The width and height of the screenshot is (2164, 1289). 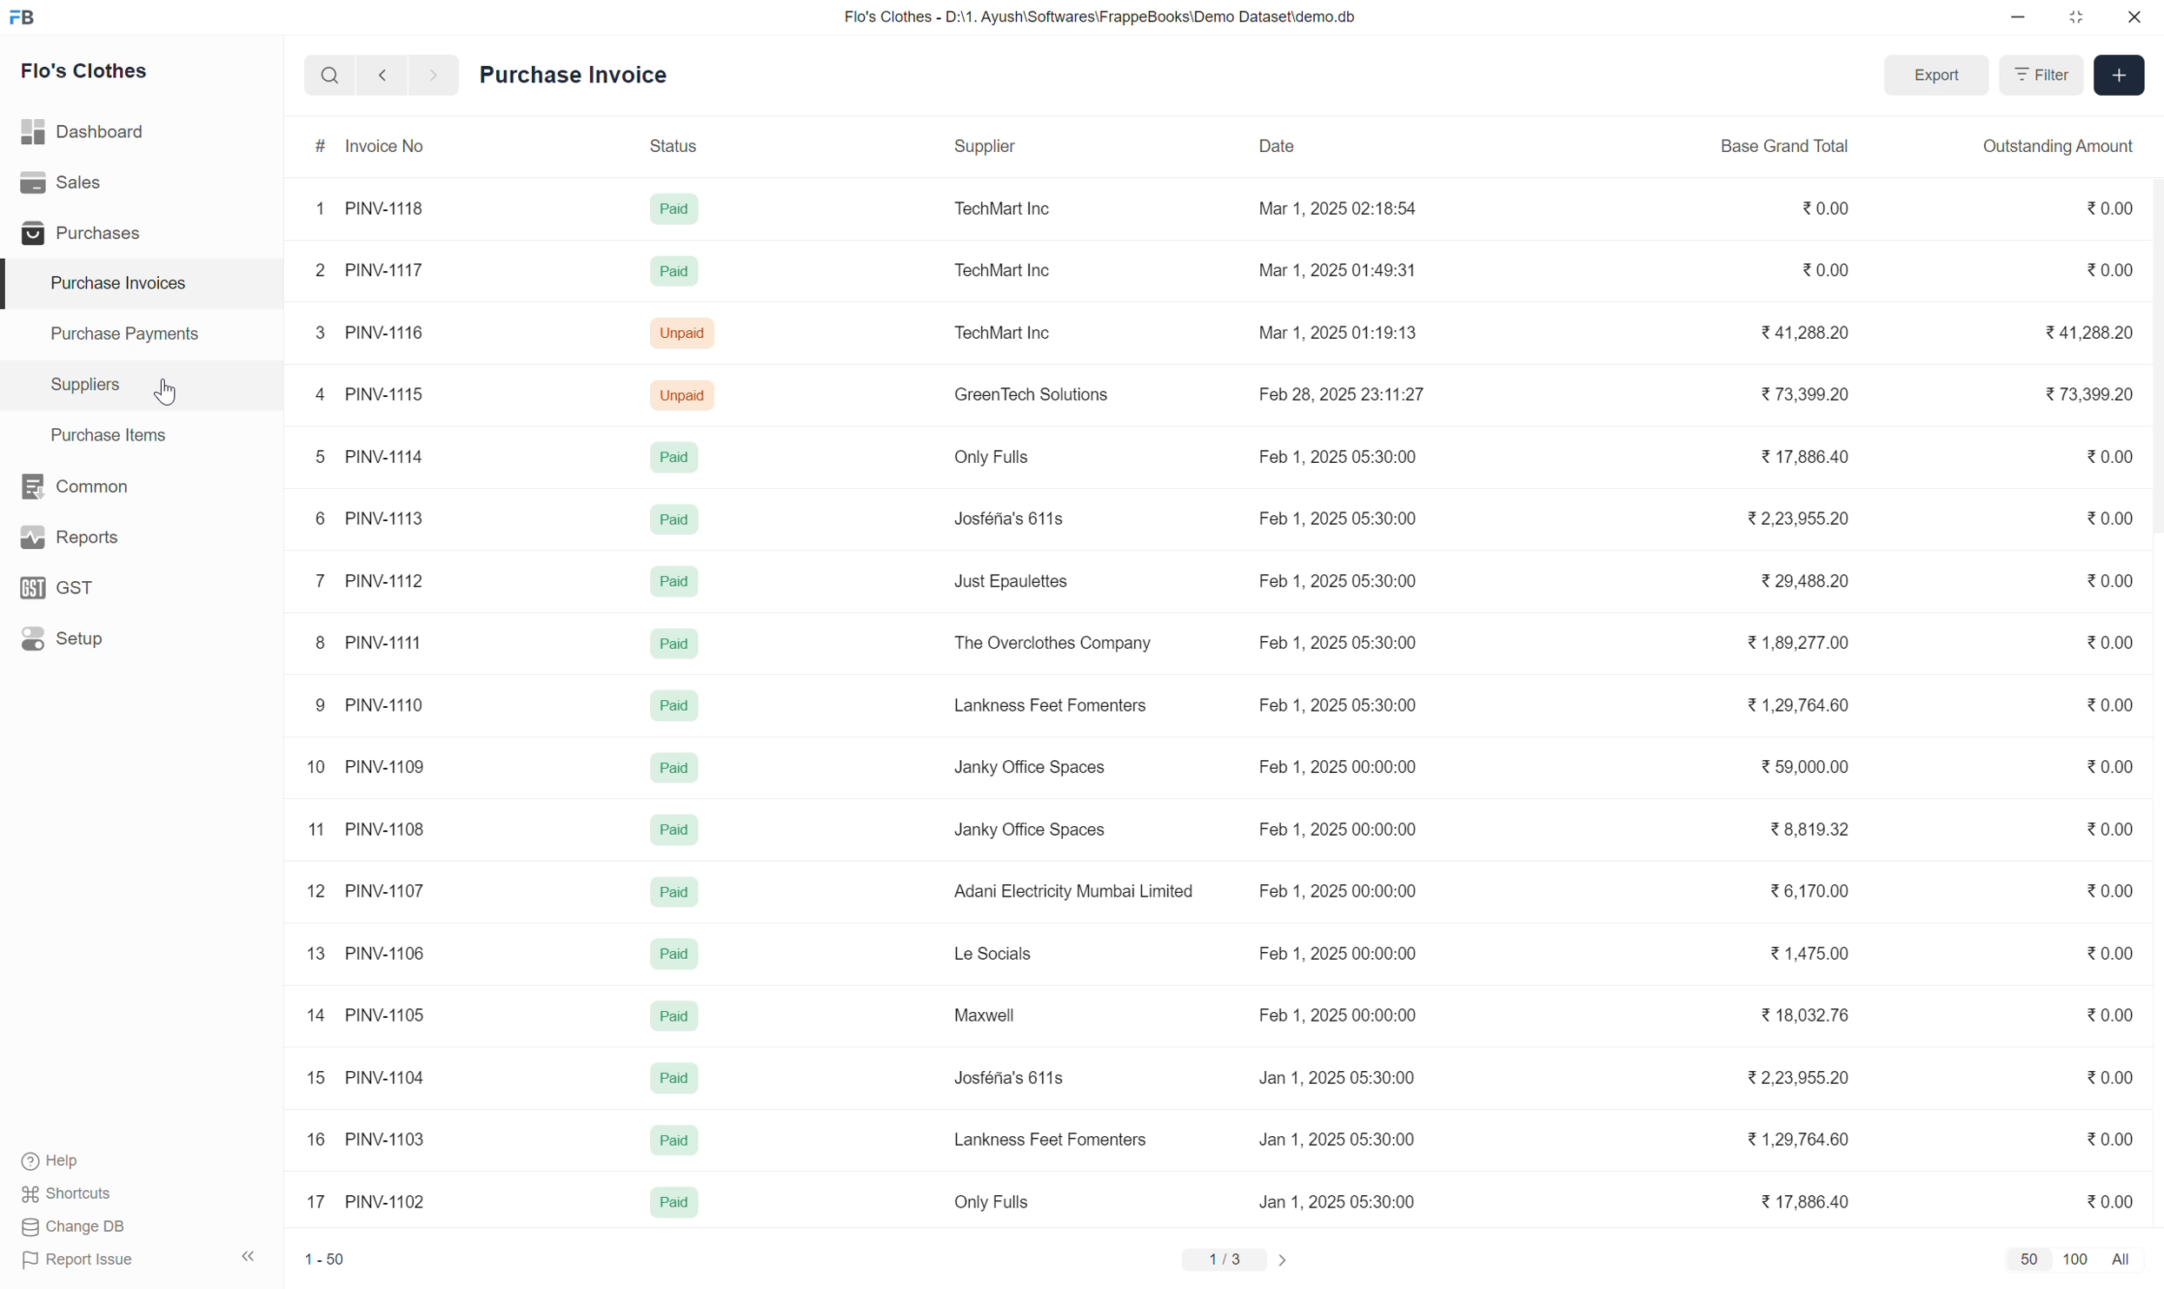 I want to click on cursor, so click(x=172, y=391).